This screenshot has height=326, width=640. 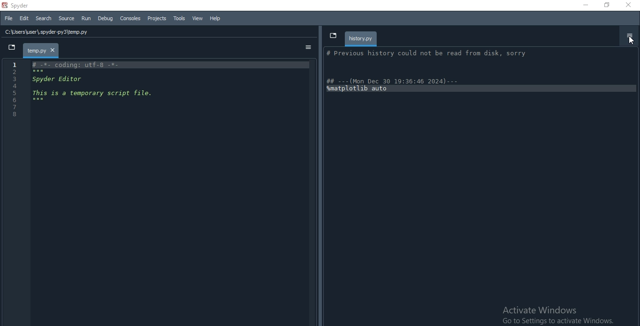 I want to click on View, so click(x=198, y=18).